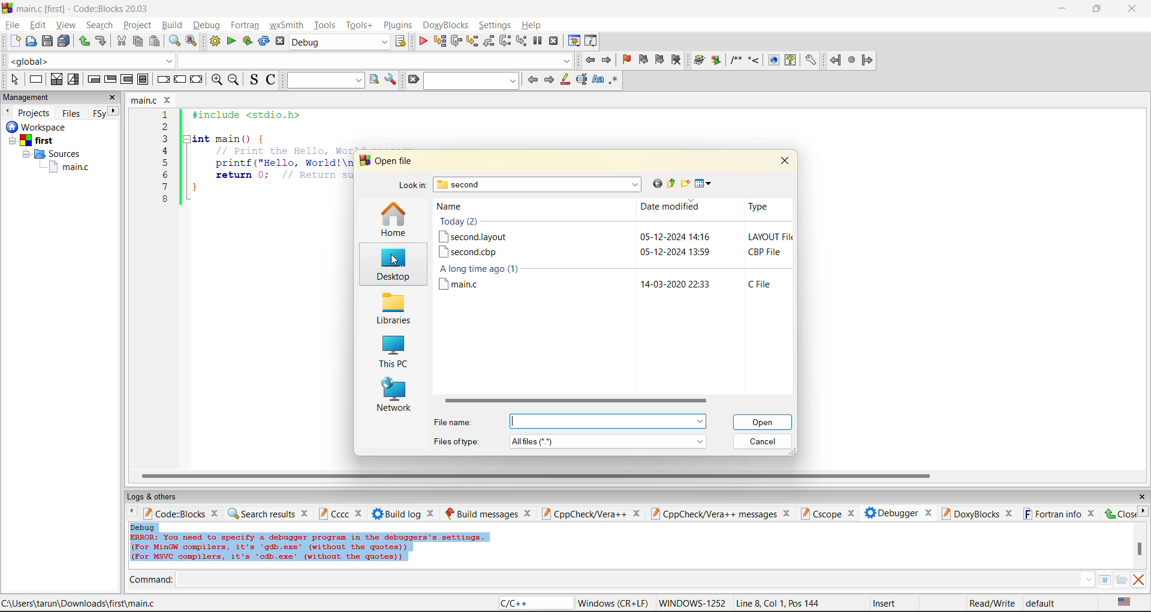 The height and width of the screenshot is (612, 1151). Describe the element at coordinates (466, 285) in the screenshot. I see `main.c file` at that location.